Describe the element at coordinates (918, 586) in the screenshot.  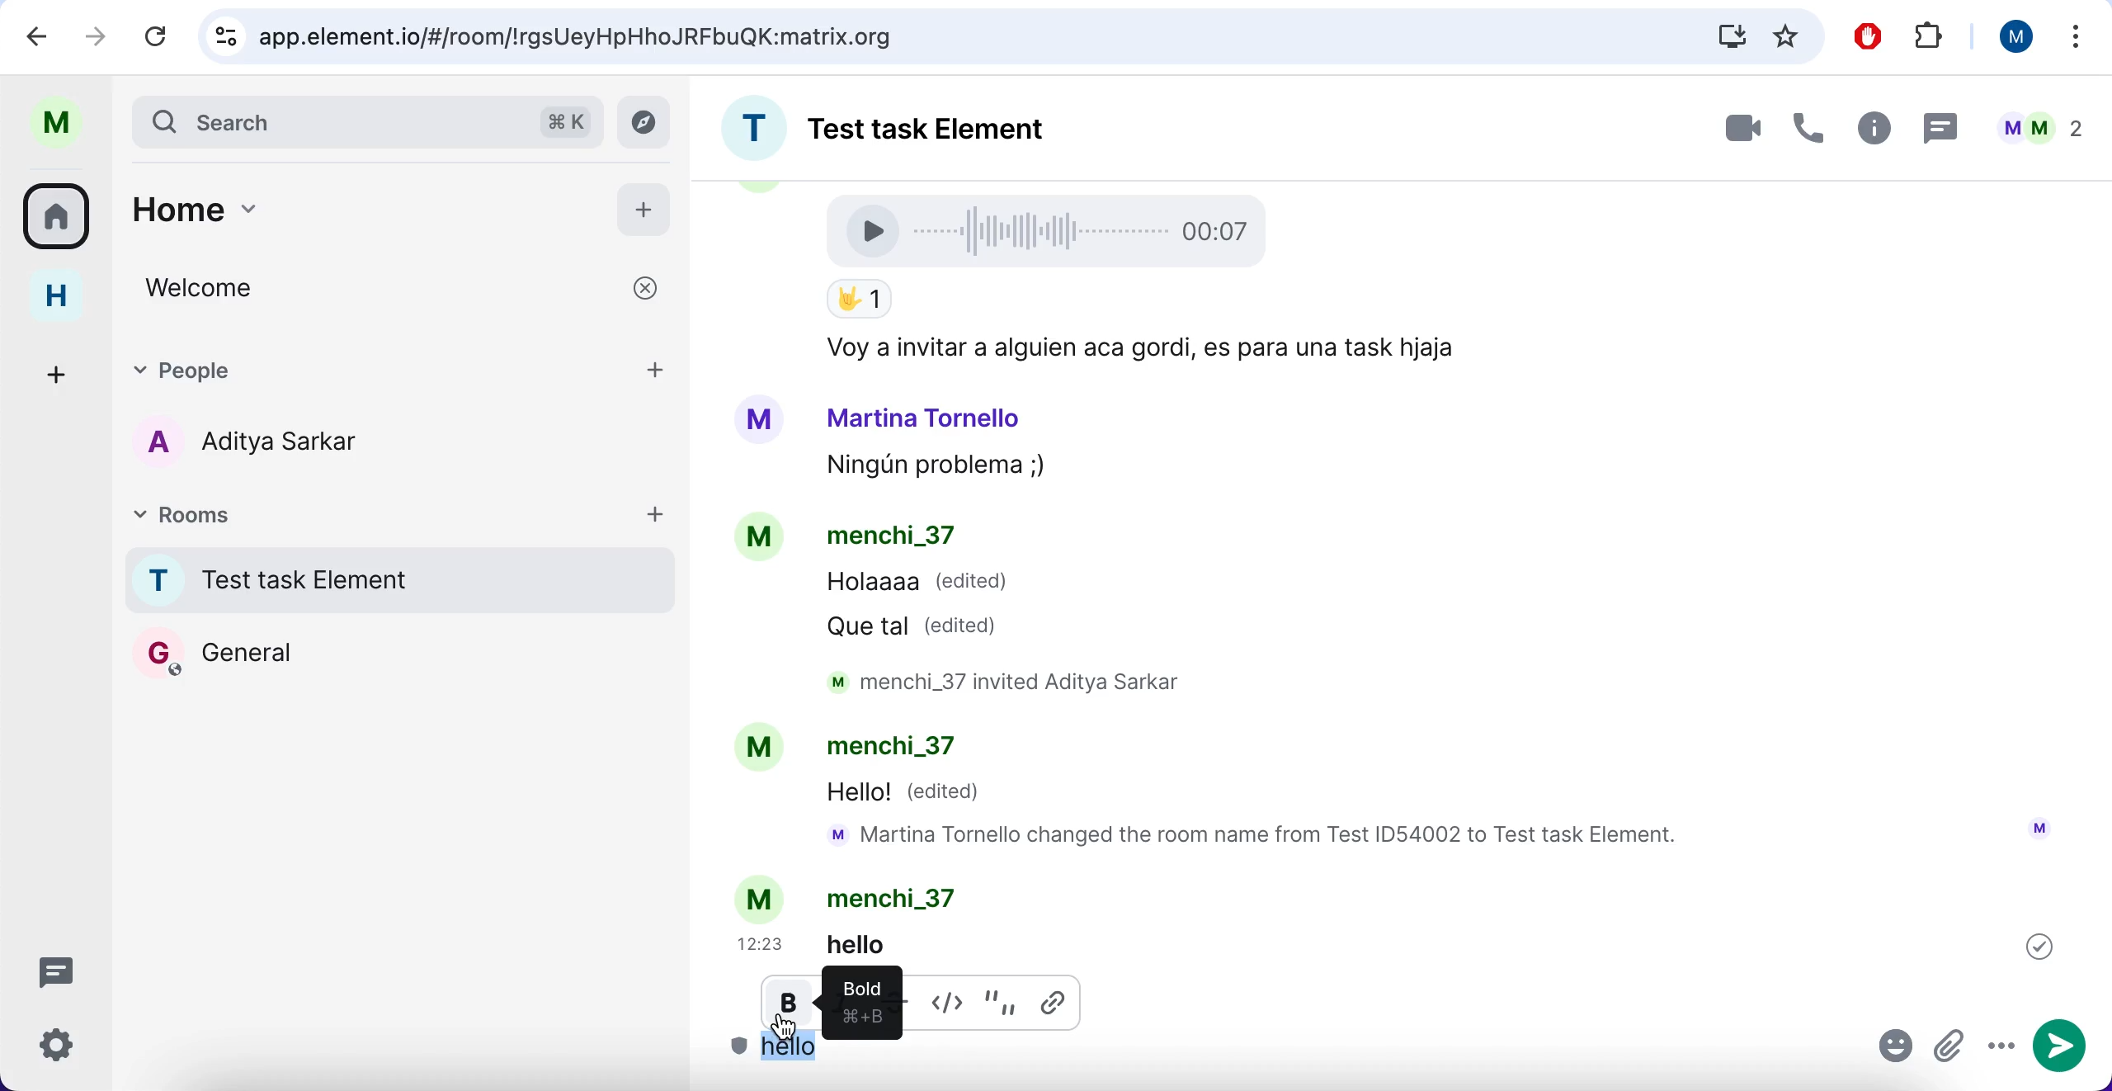
I see `Holaaaa (edited)` at that location.